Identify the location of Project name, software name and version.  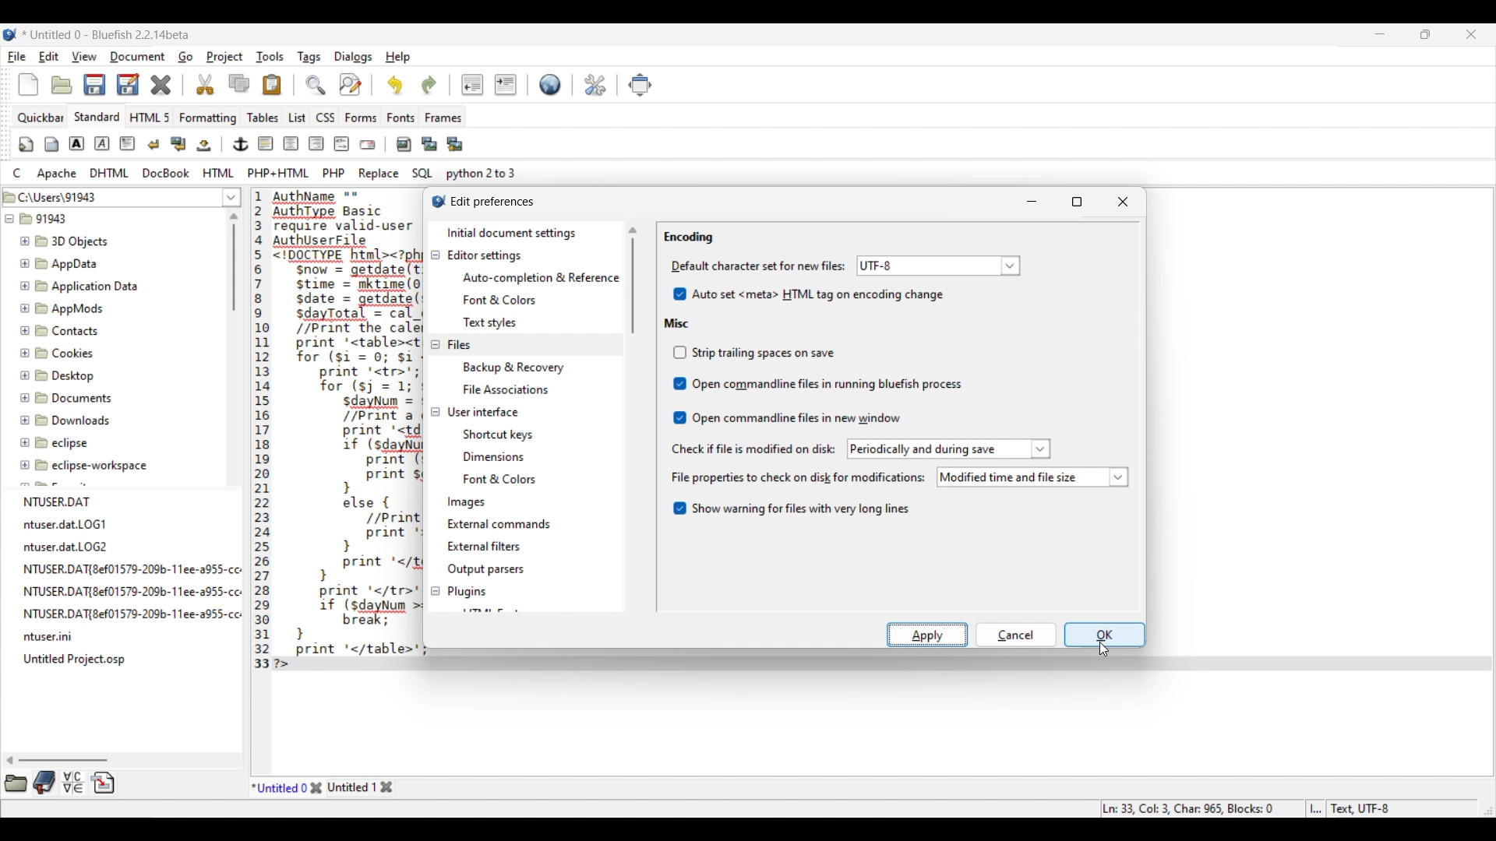
(108, 34).